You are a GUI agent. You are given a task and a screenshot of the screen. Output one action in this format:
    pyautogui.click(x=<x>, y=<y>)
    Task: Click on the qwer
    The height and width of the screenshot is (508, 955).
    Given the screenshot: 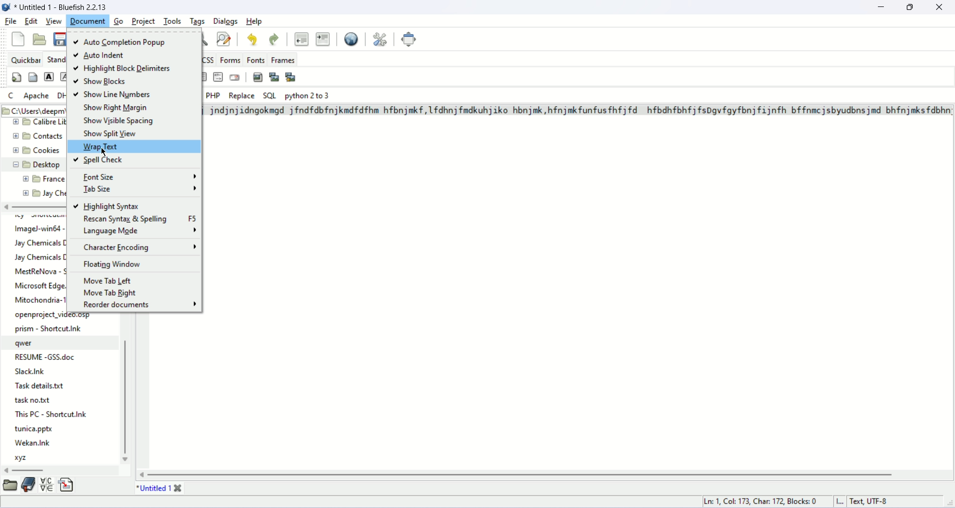 What is the action you would take?
    pyautogui.click(x=26, y=343)
    